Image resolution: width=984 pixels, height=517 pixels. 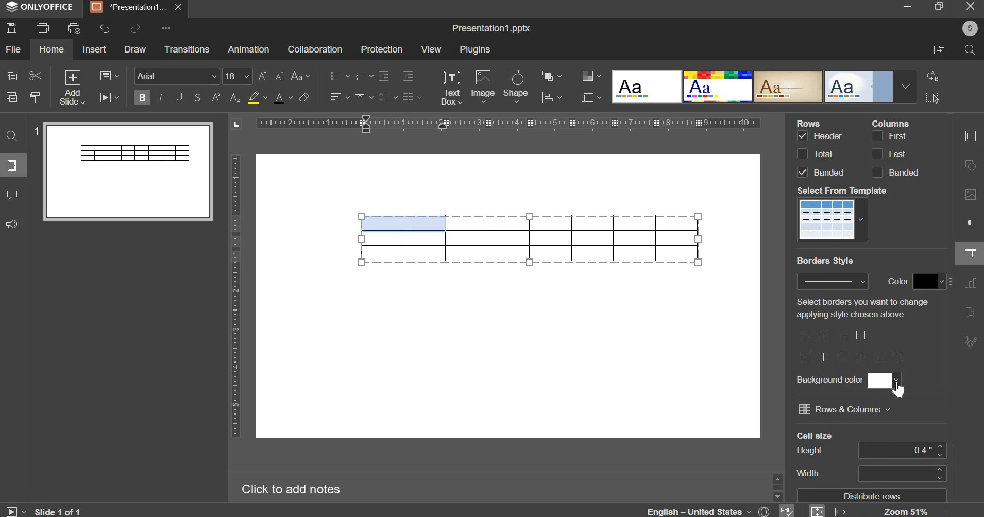 I want to click on background color, so click(x=883, y=380).